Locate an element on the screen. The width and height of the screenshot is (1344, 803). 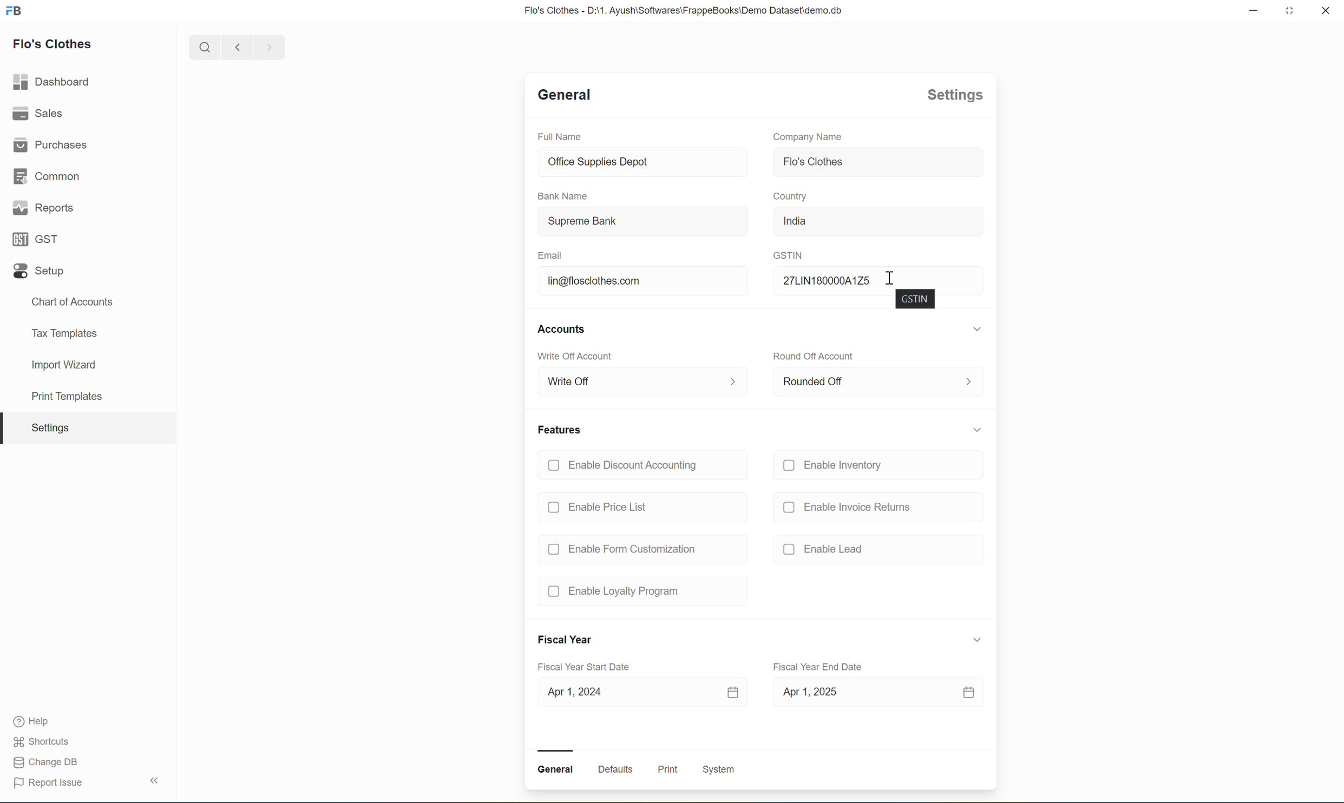
Flo's Clothes - D:\1. Ayush\Softwares\FrappeBooks\Demo Dataset\demo.db is located at coordinates (681, 10).